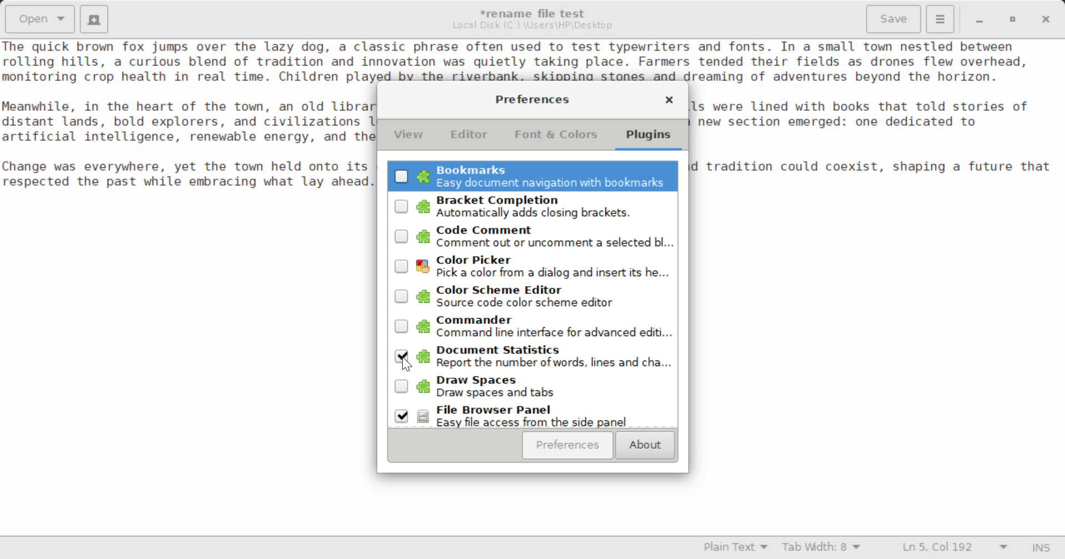 The image size is (1065, 559). Describe the element at coordinates (978, 19) in the screenshot. I see `Restore Down` at that location.